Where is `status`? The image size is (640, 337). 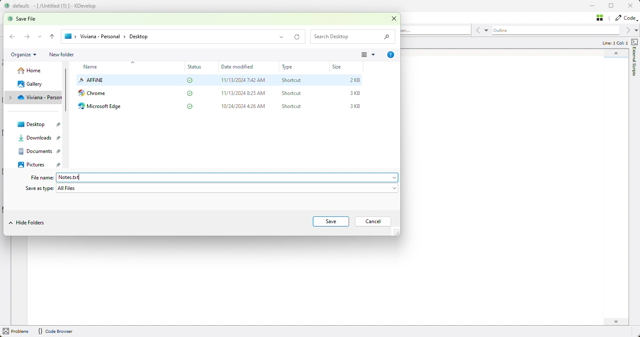
status is located at coordinates (196, 67).